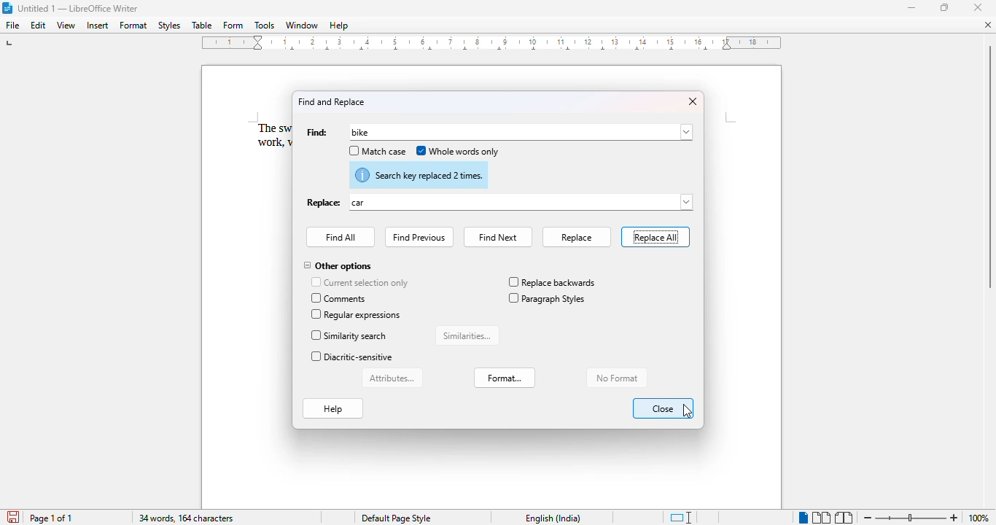 This screenshot has height=525, width=996. What do you see at coordinates (338, 26) in the screenshot?
I see `help` at bounding box center [338, 26].